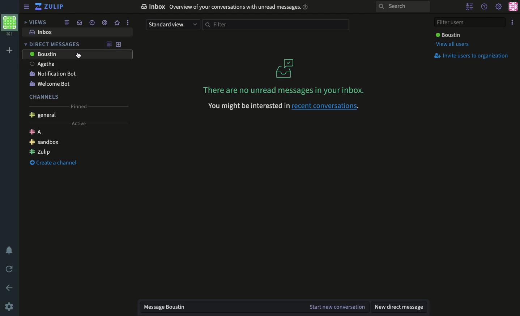  What do you see at coordinates (9, 251) in the screenshot?
I see `Notification` at bounding box center [9, 251].